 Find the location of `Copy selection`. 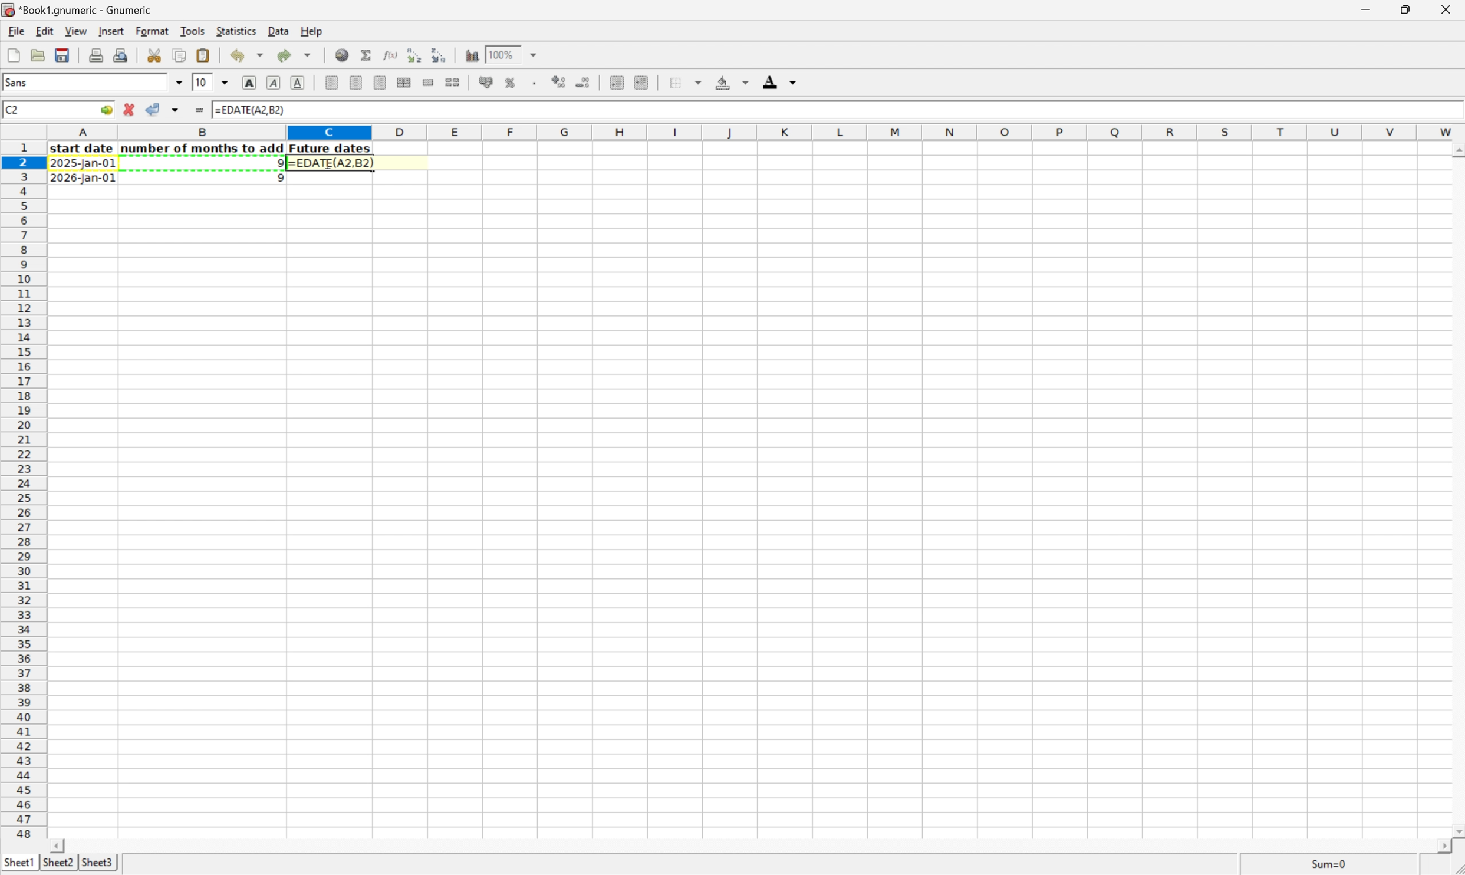

Copy selection is located at coordinates (180, 55).